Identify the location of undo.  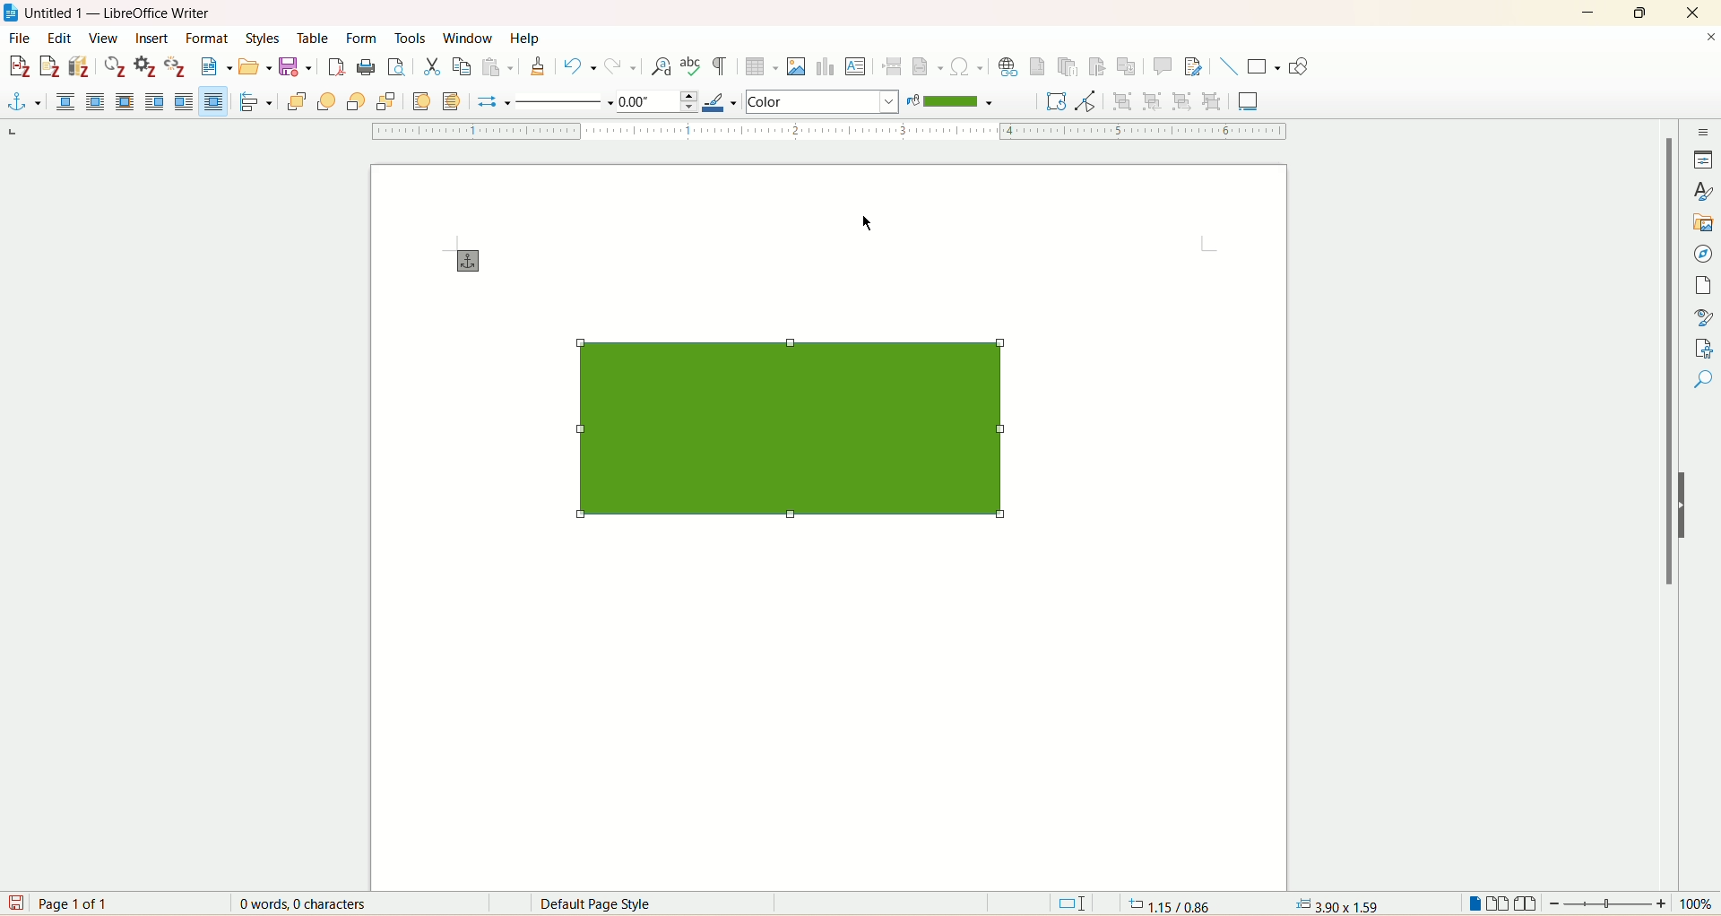
(582, 69).